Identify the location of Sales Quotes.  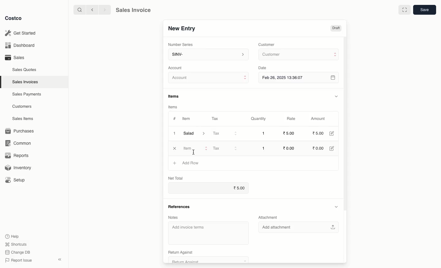
(25, 69).